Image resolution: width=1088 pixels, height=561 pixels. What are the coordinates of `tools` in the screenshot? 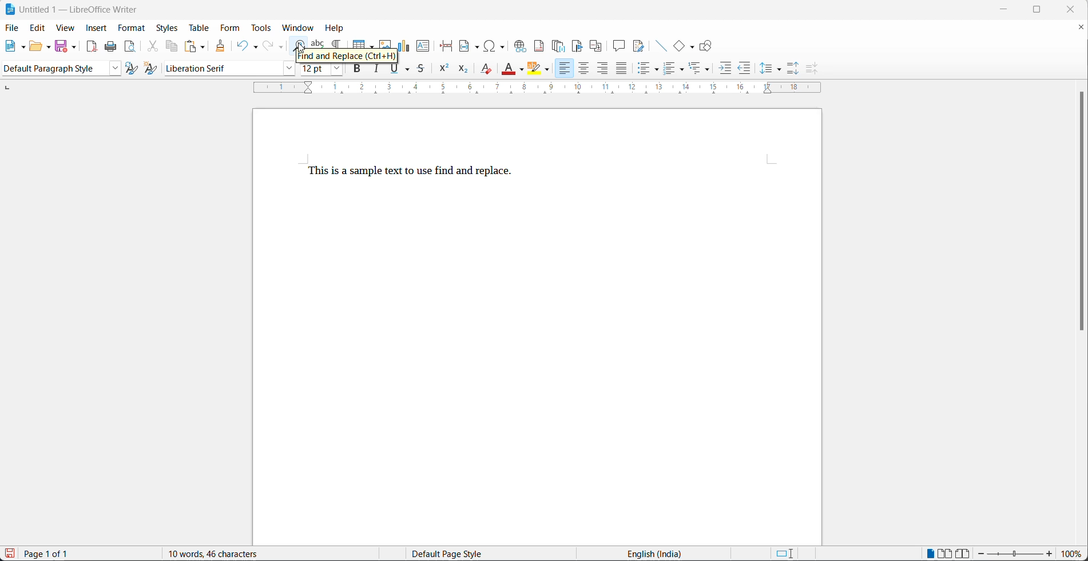 It's located at (263, 28).